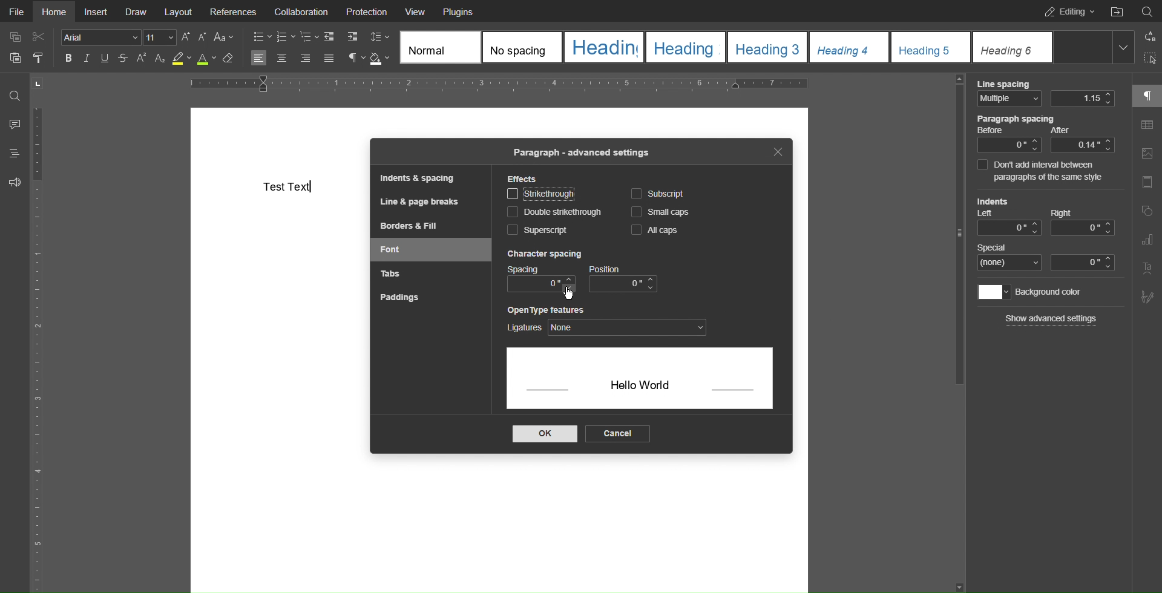  Describe the element at coordinates (541, 194) in the screenshot. I see `Strikethrough` at that location.